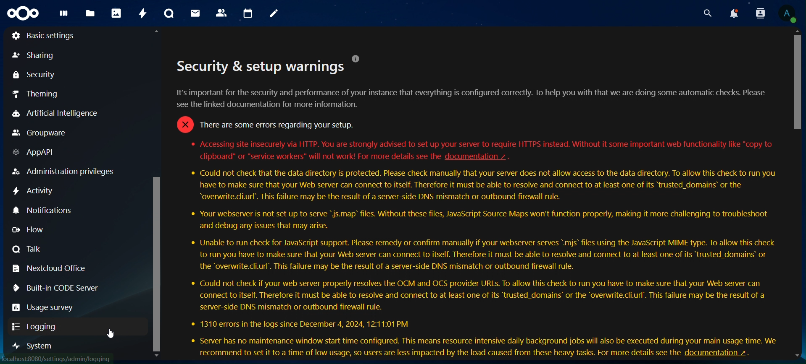 The height and width of the screenshot is (364, 806). What do you see at coordinates (32, 250) in the screenshot?
I see `talk` at bounding box center [32, 250].